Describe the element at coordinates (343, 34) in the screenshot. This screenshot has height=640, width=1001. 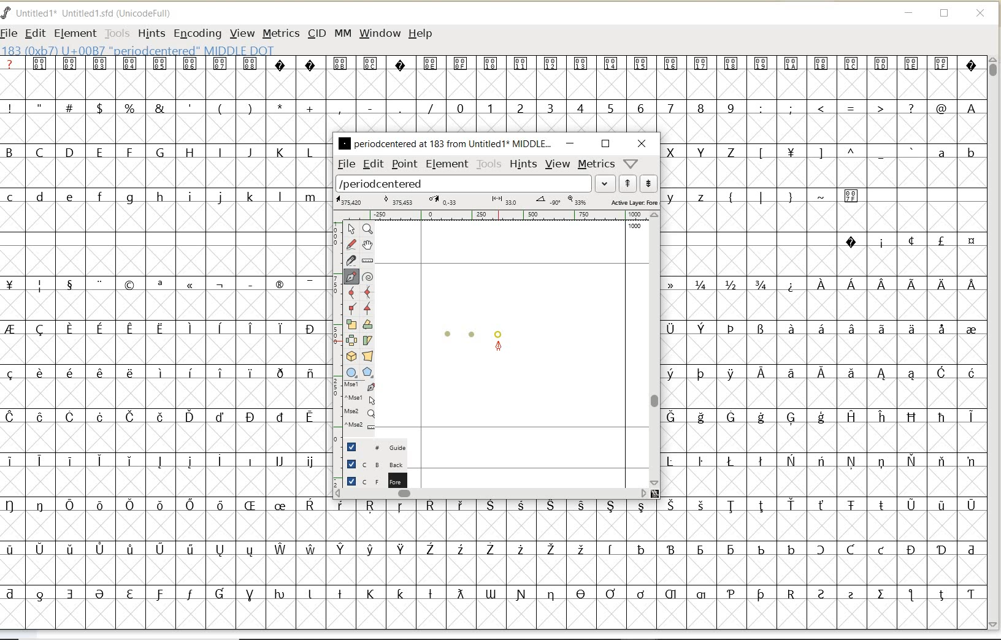
I see `MM` at that location.